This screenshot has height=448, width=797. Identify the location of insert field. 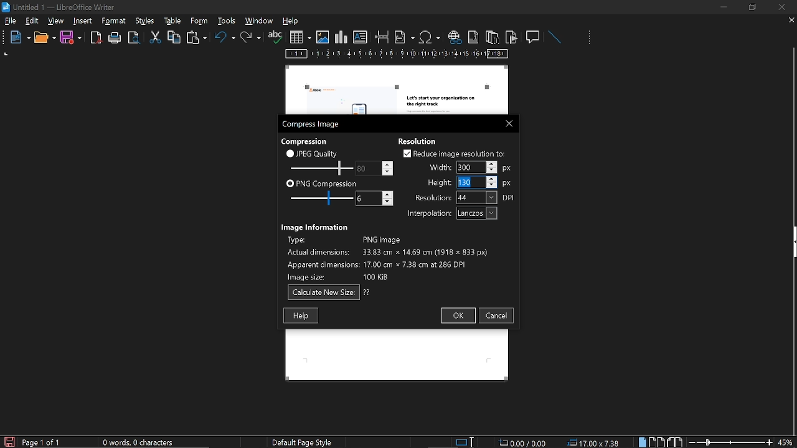
(405, 37).